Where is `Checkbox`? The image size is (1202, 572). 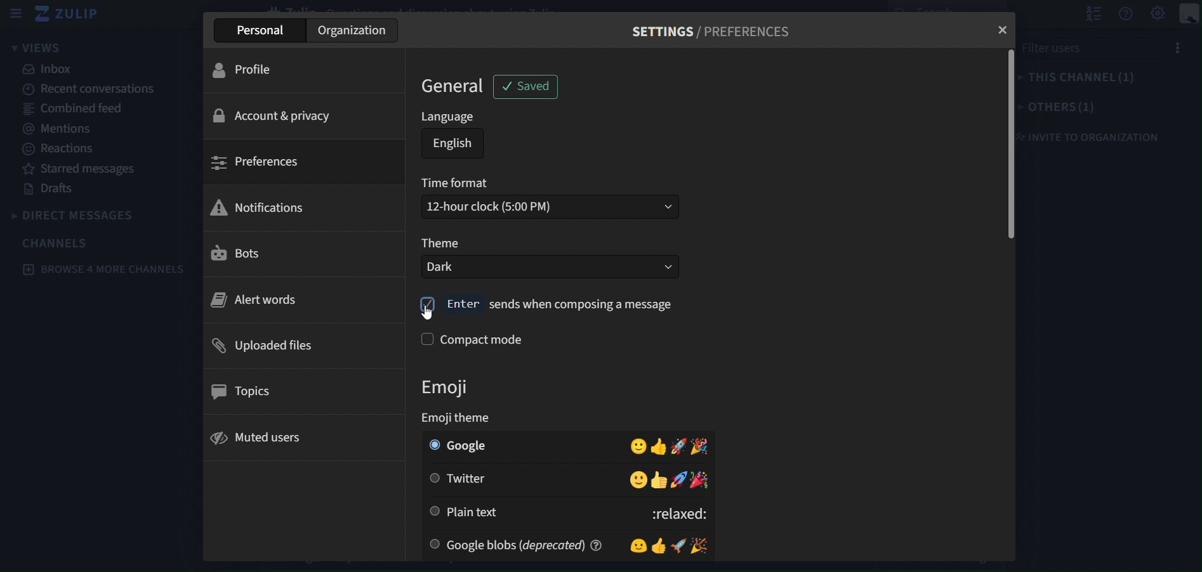 Checkbox is located at coordinates (433, 478).